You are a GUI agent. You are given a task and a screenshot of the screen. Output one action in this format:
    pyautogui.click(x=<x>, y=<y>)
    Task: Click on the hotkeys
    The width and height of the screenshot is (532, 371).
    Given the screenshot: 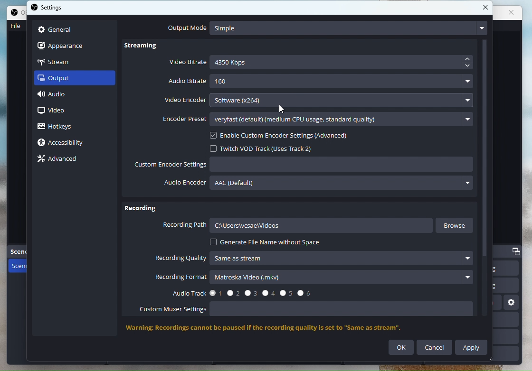 What is the action you would take?
    pyautogui.click(x=62, y=125)
    